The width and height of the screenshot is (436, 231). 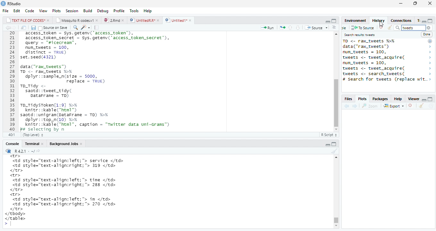 What do you see at coordinates (350, 106) in the screenshot?
I see `forward/backward source location` at bounding box center [350, 106].